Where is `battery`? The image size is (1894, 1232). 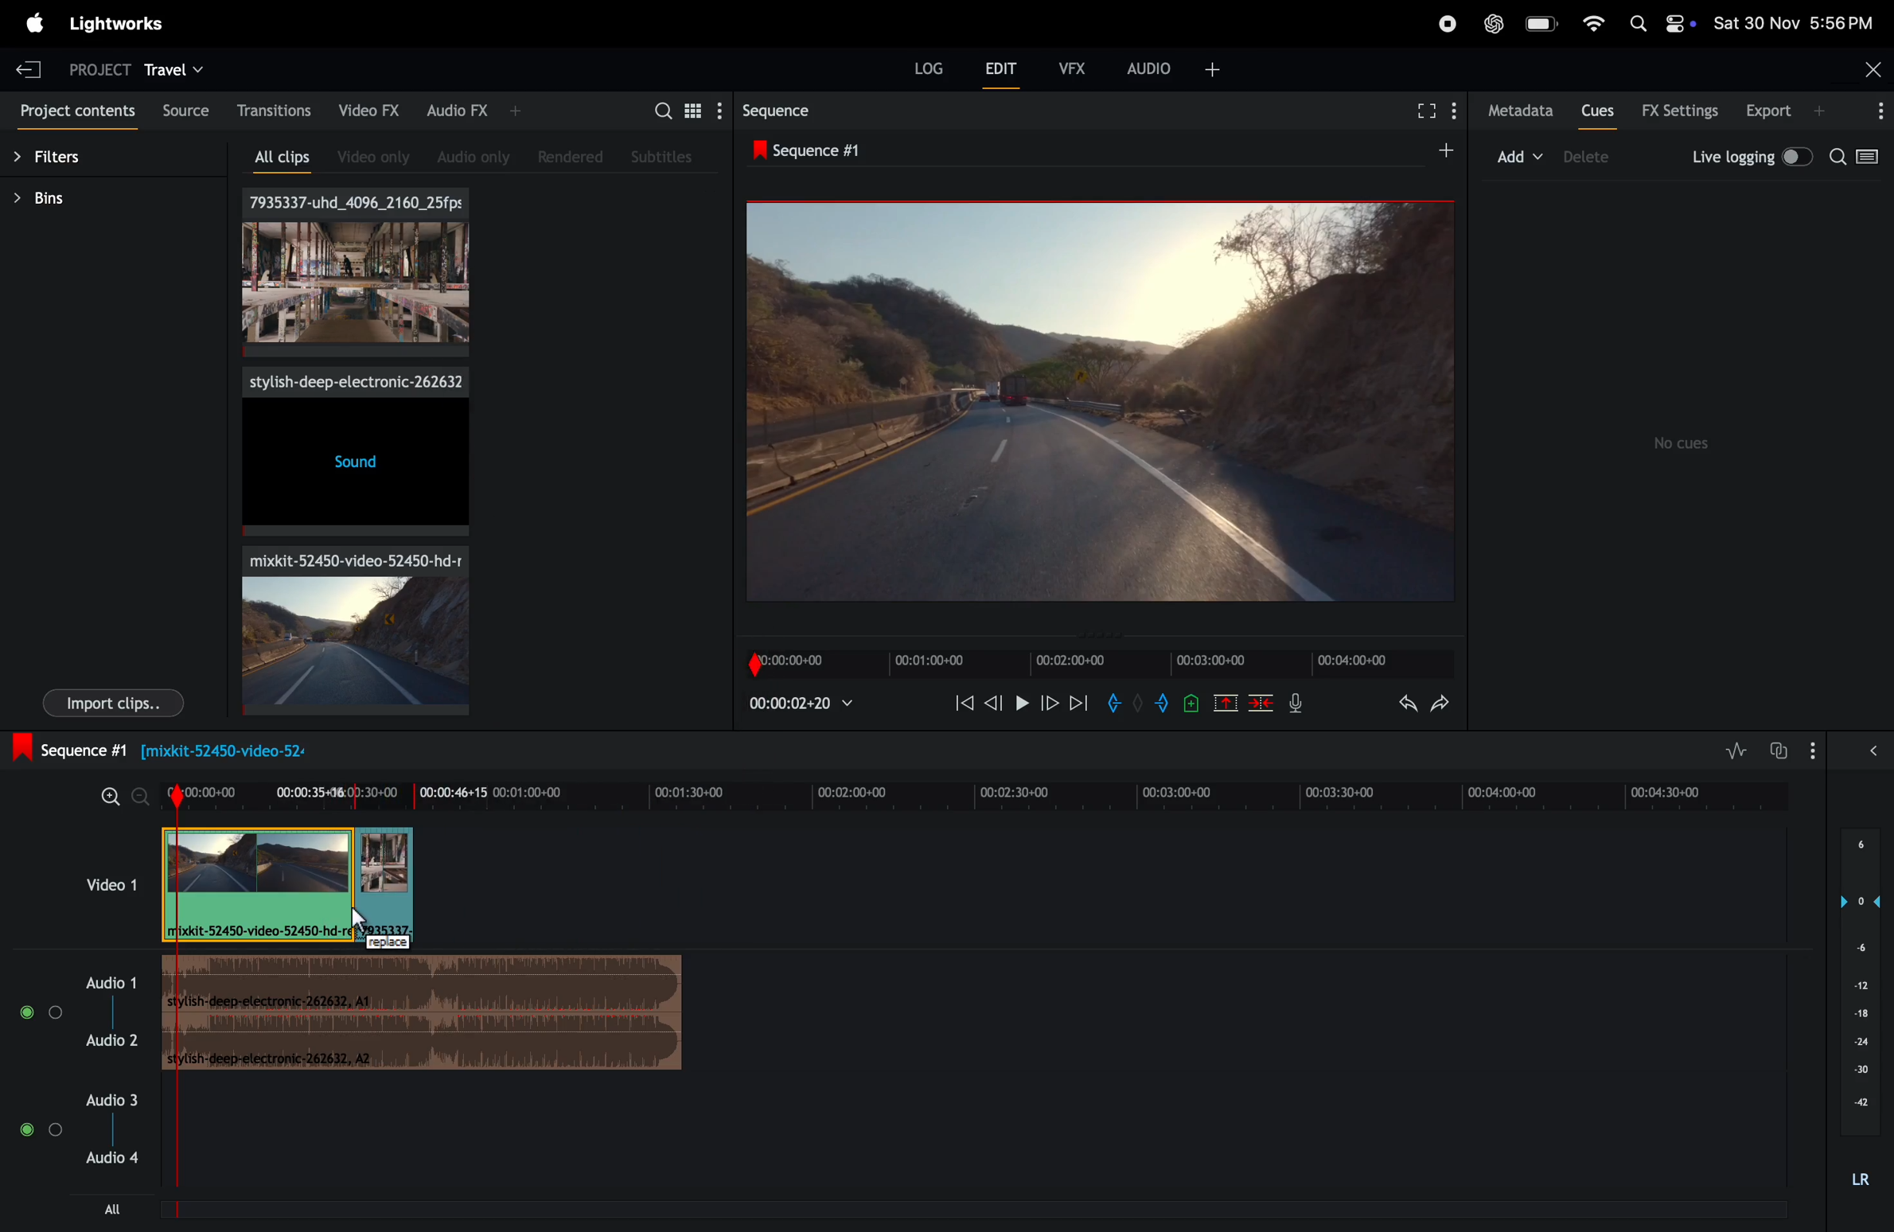 battery is located at coordinates (1543, 25).